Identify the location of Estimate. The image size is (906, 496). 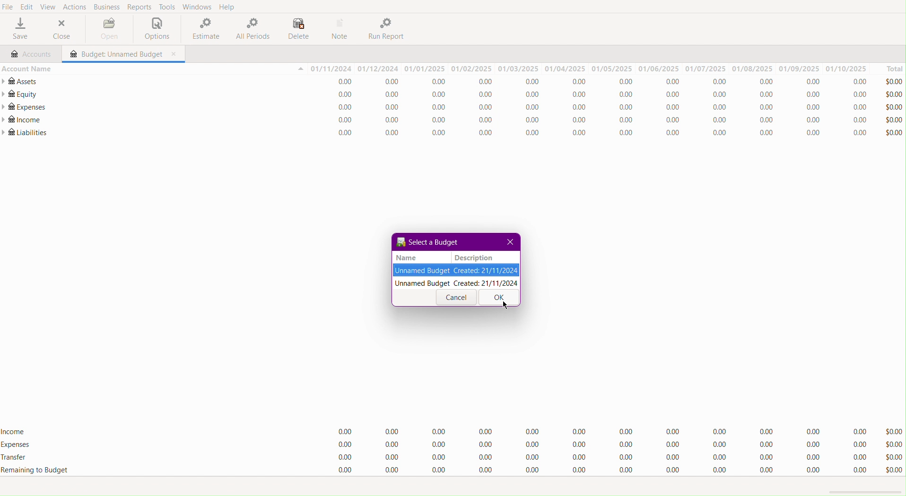
(203, 29).